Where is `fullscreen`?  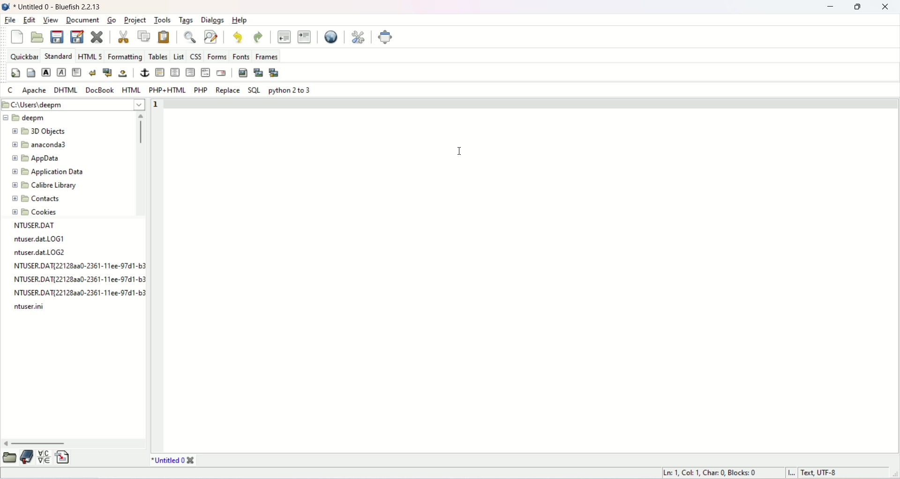 fullscreen is located at coordinates (394, 37).